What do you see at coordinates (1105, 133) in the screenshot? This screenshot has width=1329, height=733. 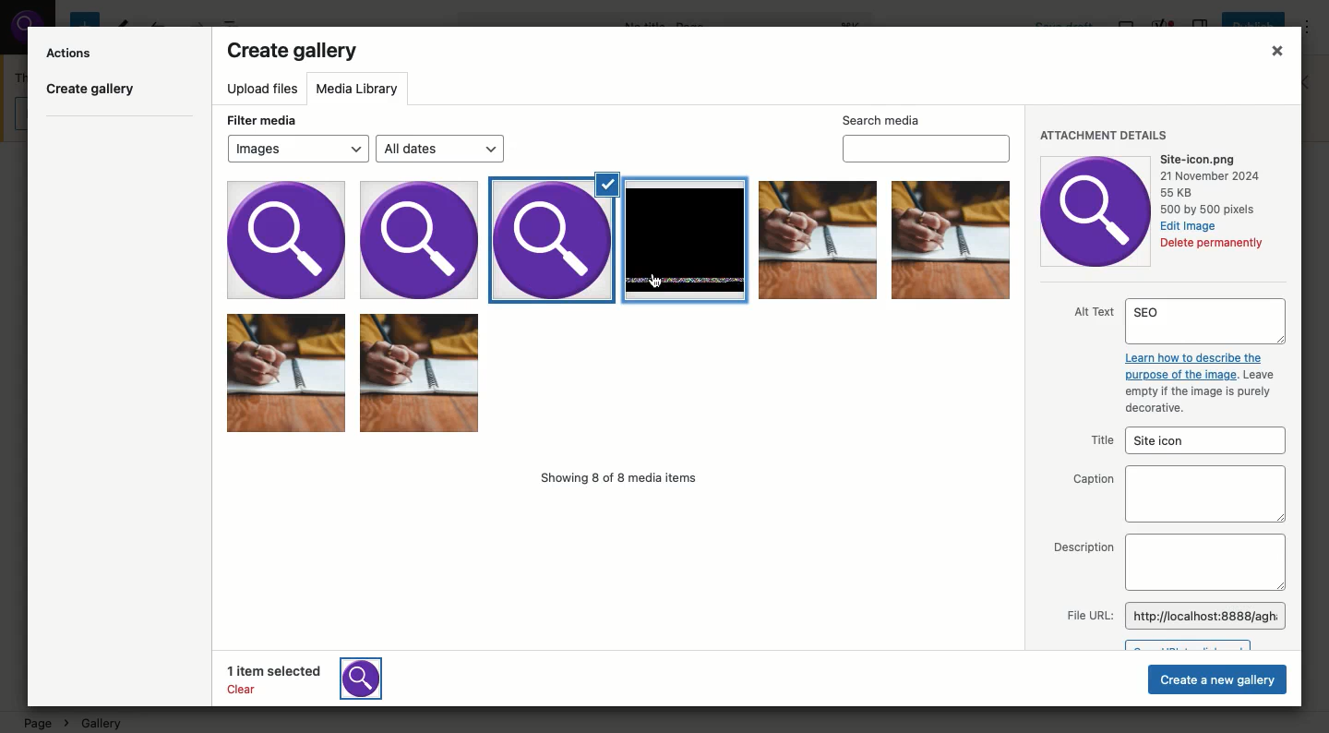 I see `Attachment details` at bounding box center [1105, 133].